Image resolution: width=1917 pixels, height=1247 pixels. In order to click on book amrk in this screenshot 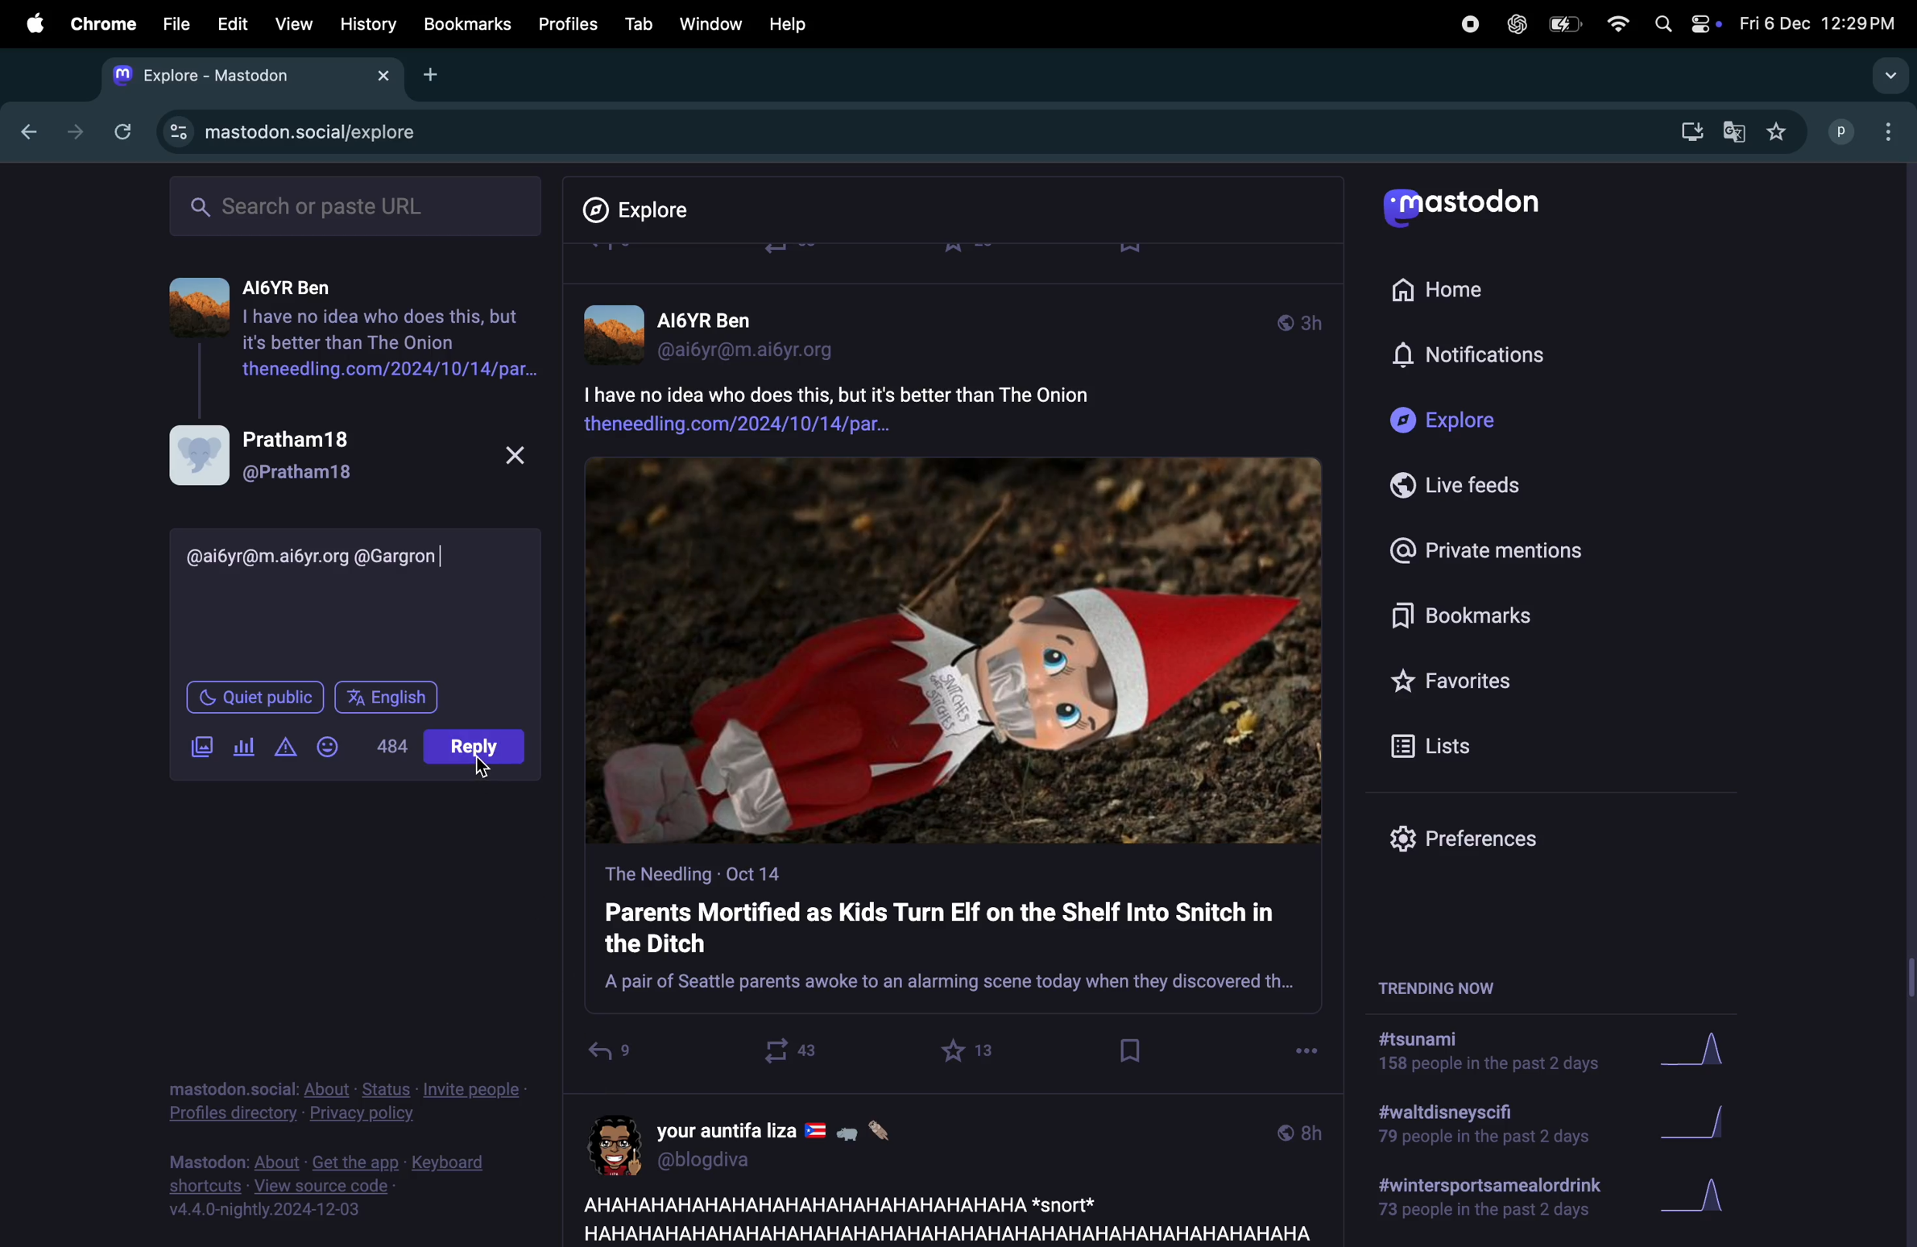, I will do `click(1132, 1050)`.